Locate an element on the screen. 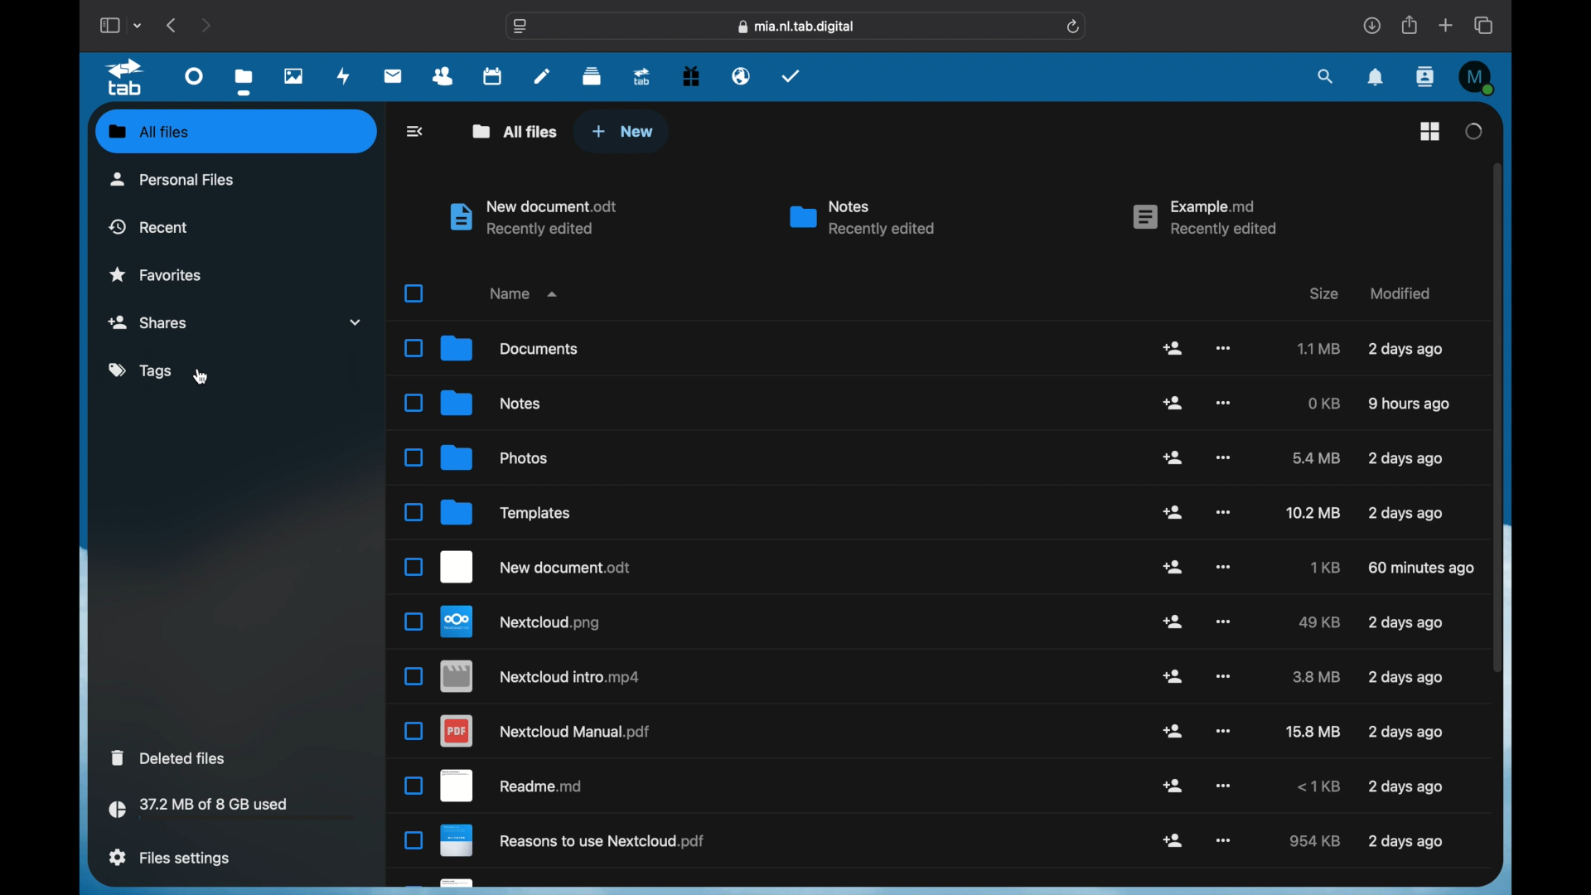  modified is located at coordinates (1405, 350).